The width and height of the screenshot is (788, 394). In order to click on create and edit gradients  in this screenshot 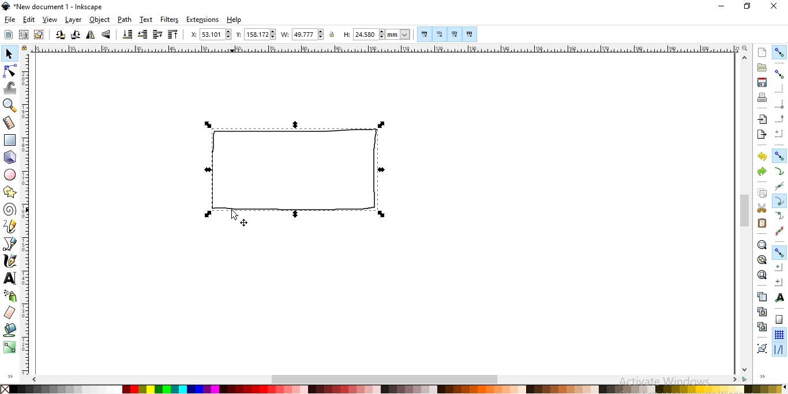, I will do `click(10, 346)`.